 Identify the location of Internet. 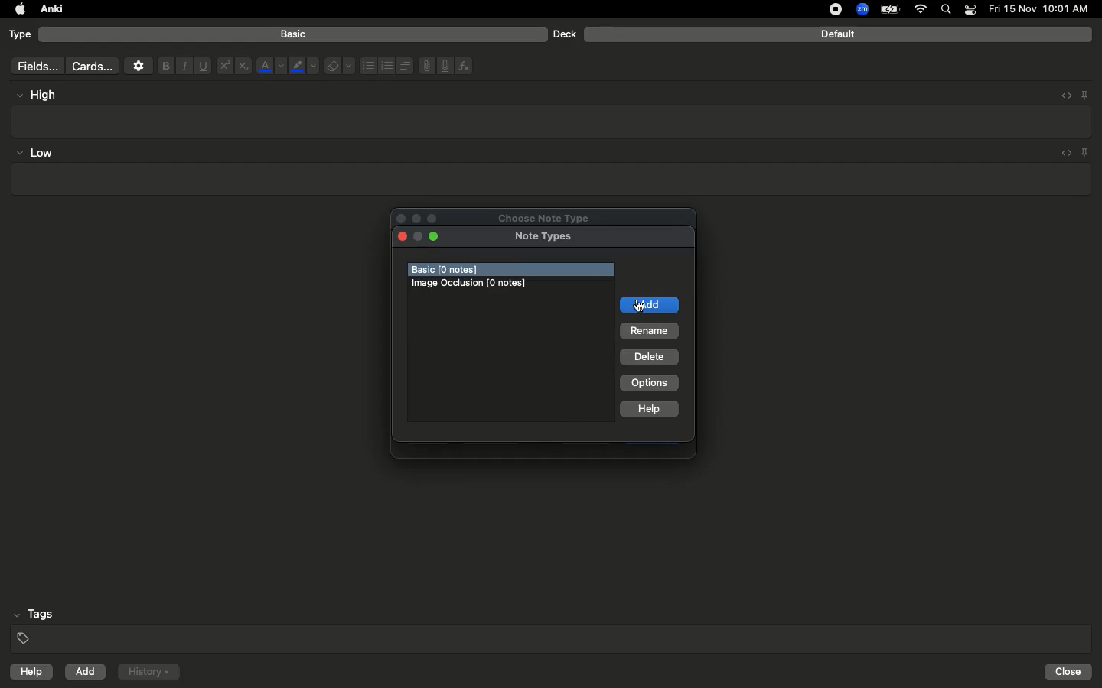
(922, 10).